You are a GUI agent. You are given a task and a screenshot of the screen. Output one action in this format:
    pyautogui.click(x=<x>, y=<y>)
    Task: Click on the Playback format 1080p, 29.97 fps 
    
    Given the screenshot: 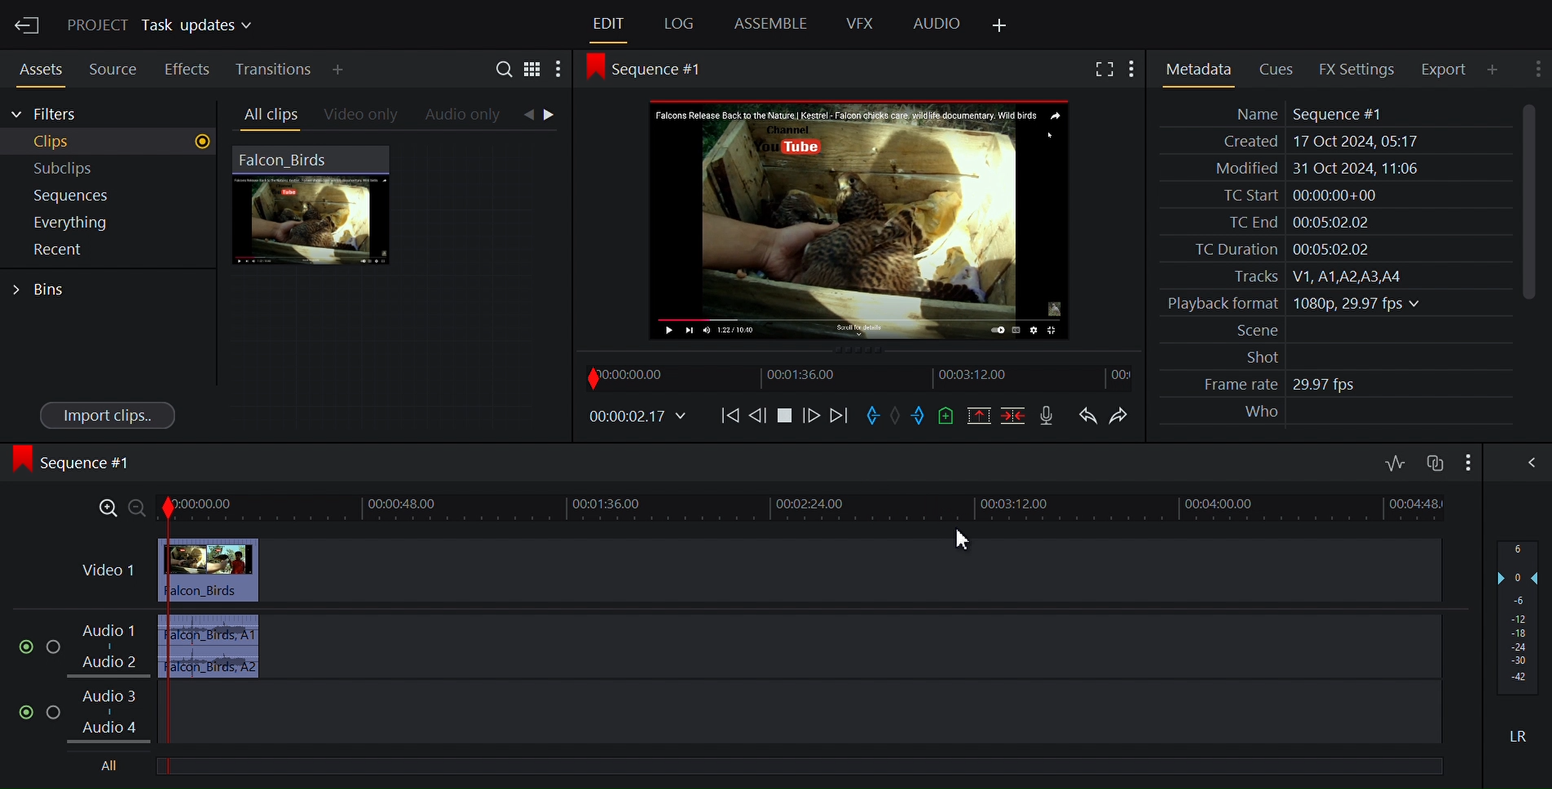 What is the action you would take?
    pyautogui.click(x=1290, y=304)
    